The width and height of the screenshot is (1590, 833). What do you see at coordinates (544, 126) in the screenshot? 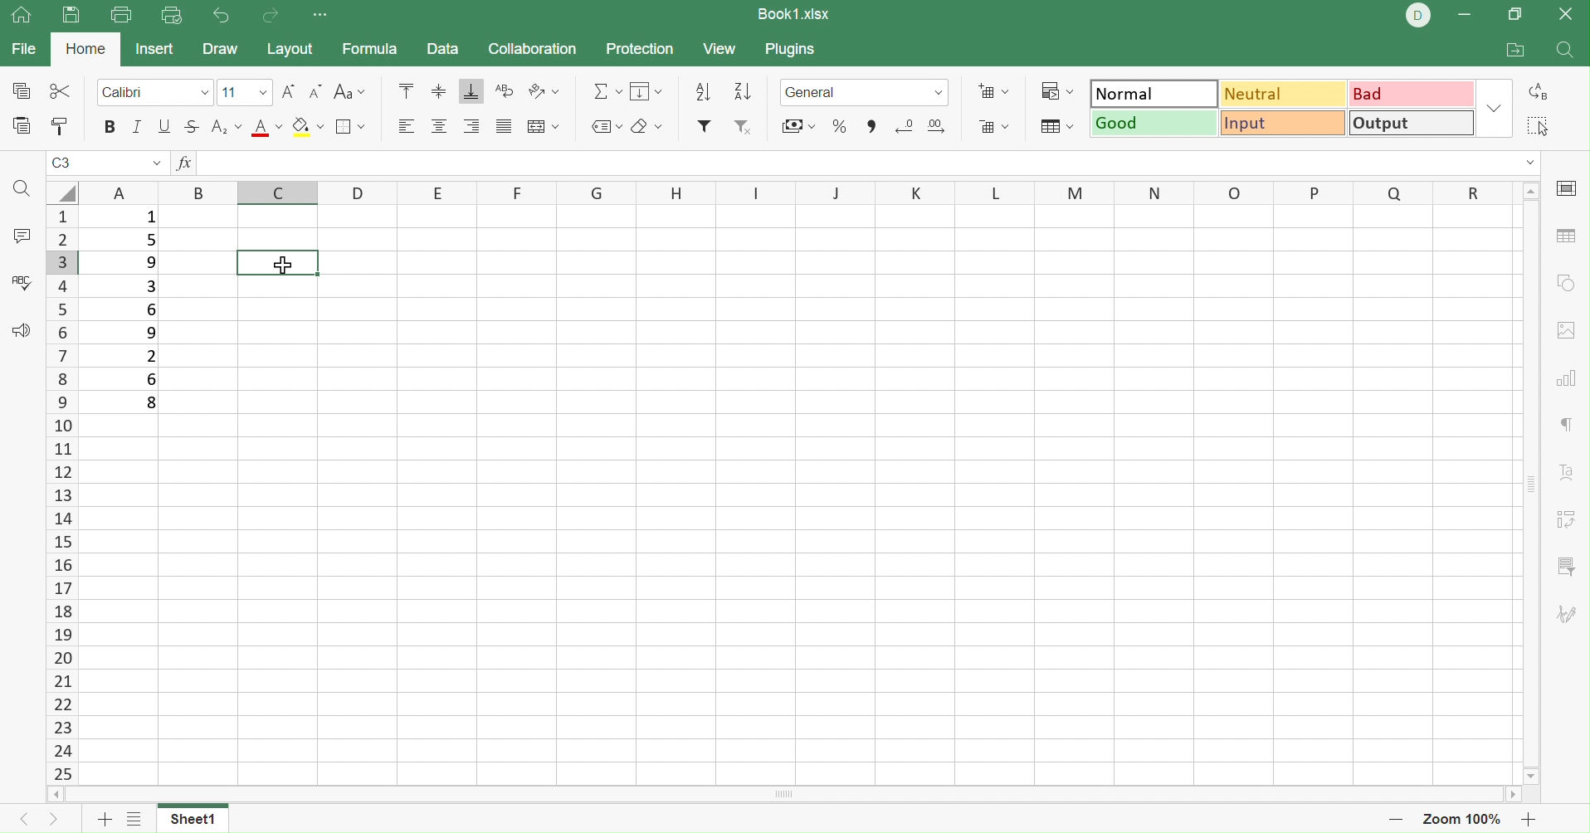
I see `Merge and ceter` at bounding box center [544, 126].